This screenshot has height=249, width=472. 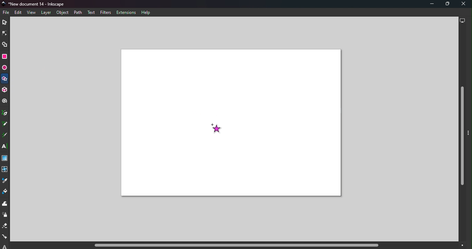 I want to click on Mesh tool, so click(x=6, y=171).